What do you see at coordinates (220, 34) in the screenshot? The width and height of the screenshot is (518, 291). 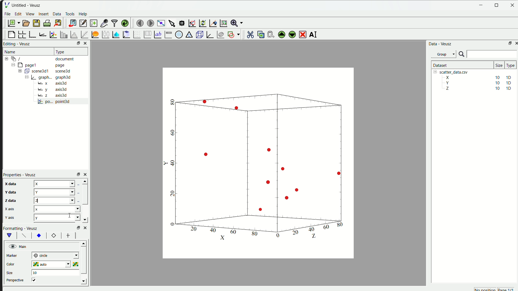 I see `plot covariance ellipses` at bounding box center [220, 34].